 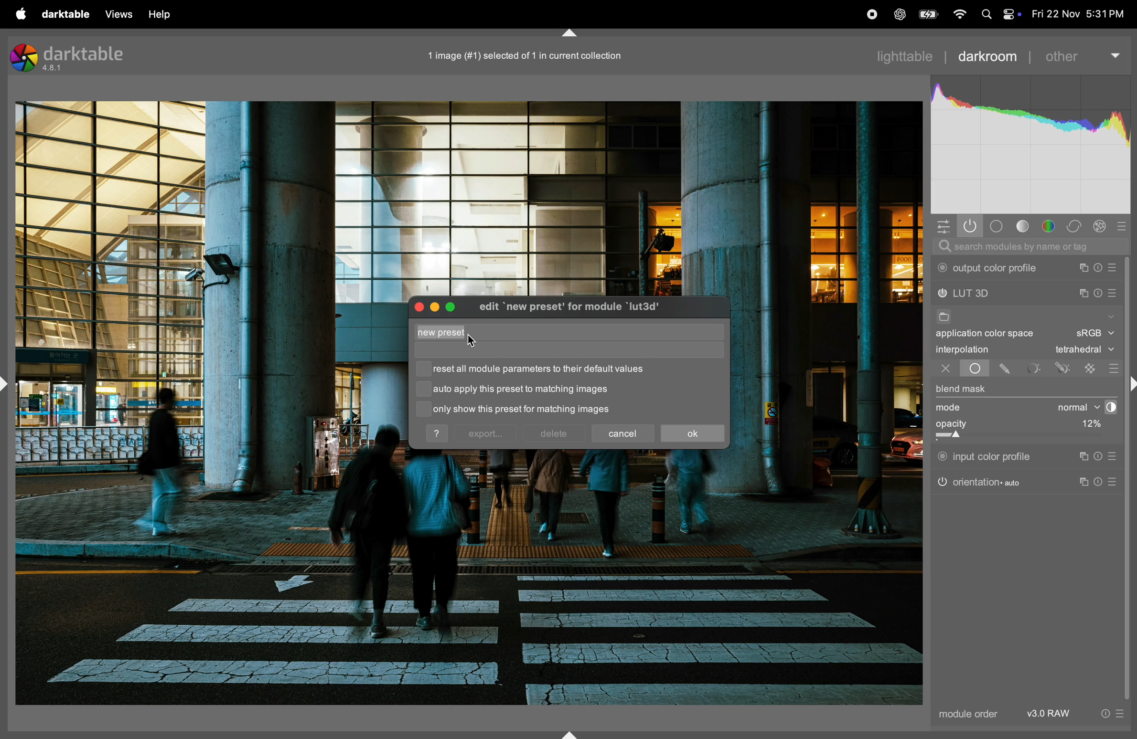 What do you see at coordinates (545, 369) in the screenshot?
I see `reset all default values` at bounding box center [545, 369].